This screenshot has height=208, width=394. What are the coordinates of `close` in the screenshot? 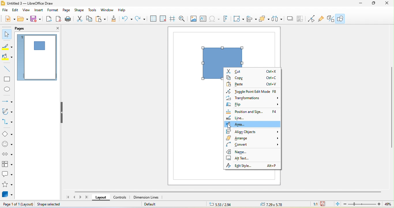 It's located at (388, 4).